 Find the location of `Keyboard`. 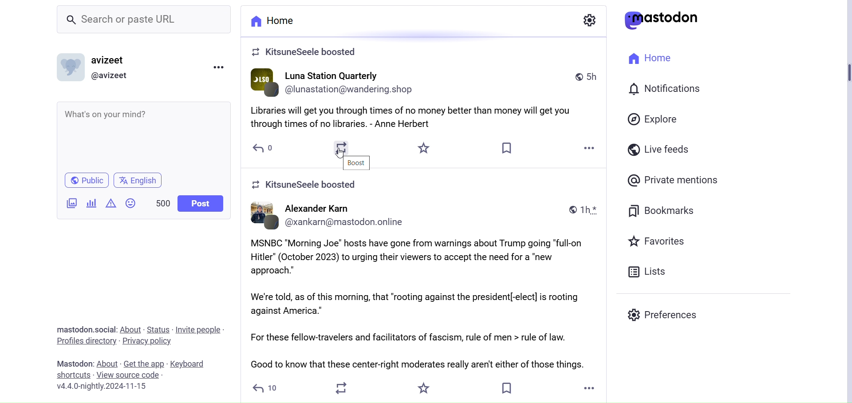

Keyboard is located at coordinates (187, 363).